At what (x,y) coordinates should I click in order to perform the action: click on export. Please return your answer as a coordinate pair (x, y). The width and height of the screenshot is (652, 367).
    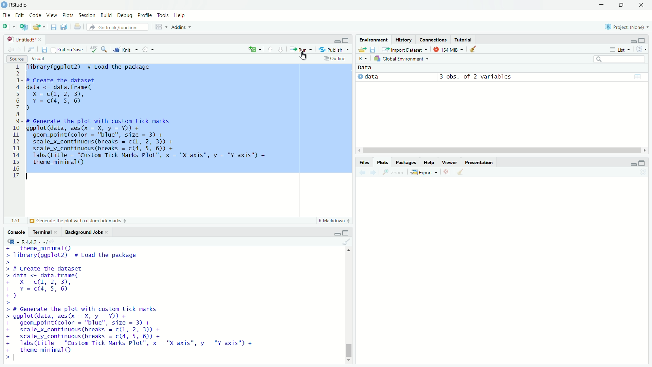
    Looking at the image, I should click on (425, 173).